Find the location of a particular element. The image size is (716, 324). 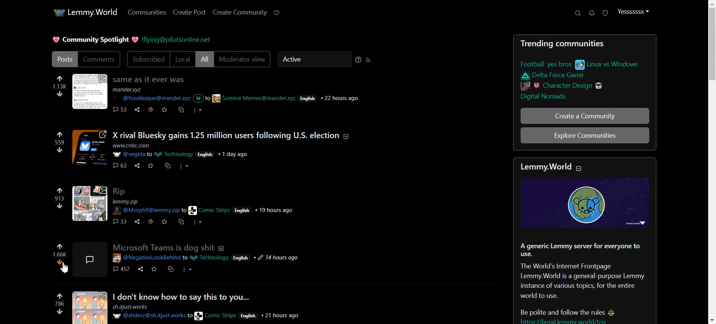

comments is located at coordinates (122, 269).